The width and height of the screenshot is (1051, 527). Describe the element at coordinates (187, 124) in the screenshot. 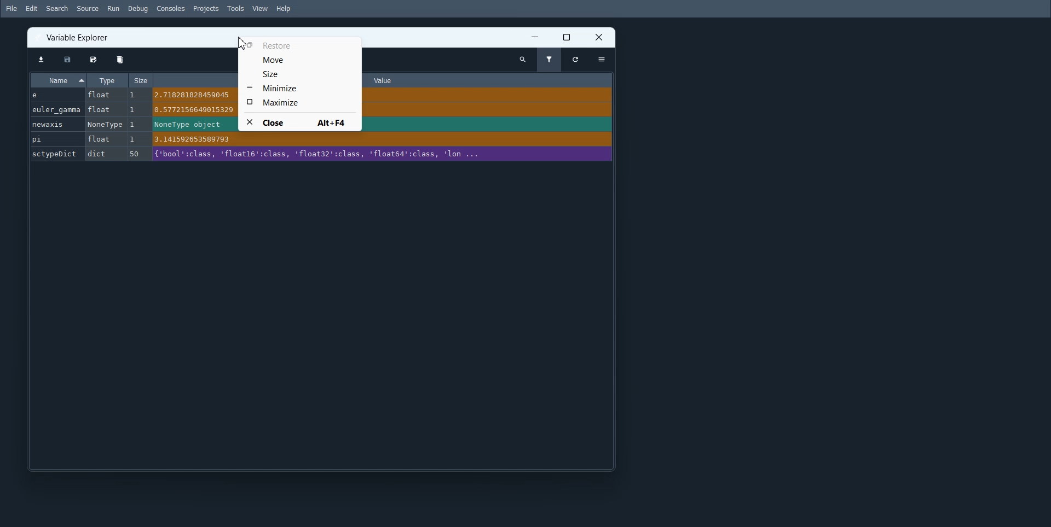

I see `NoneType object` at that location.